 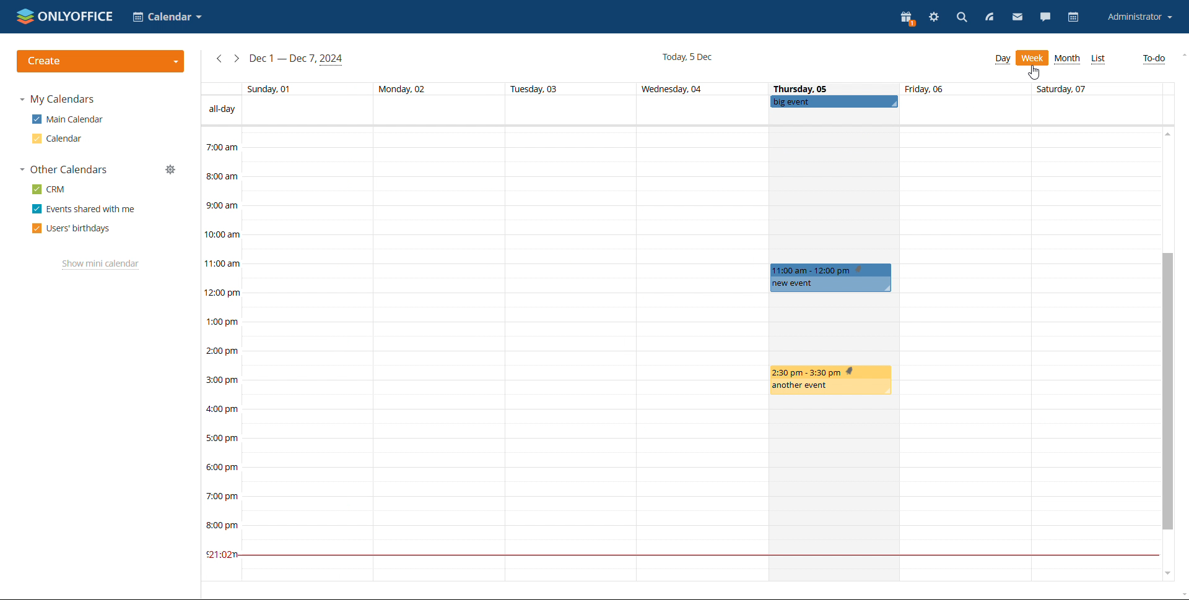 I want to click on talk, so click(x=1046, y=16).